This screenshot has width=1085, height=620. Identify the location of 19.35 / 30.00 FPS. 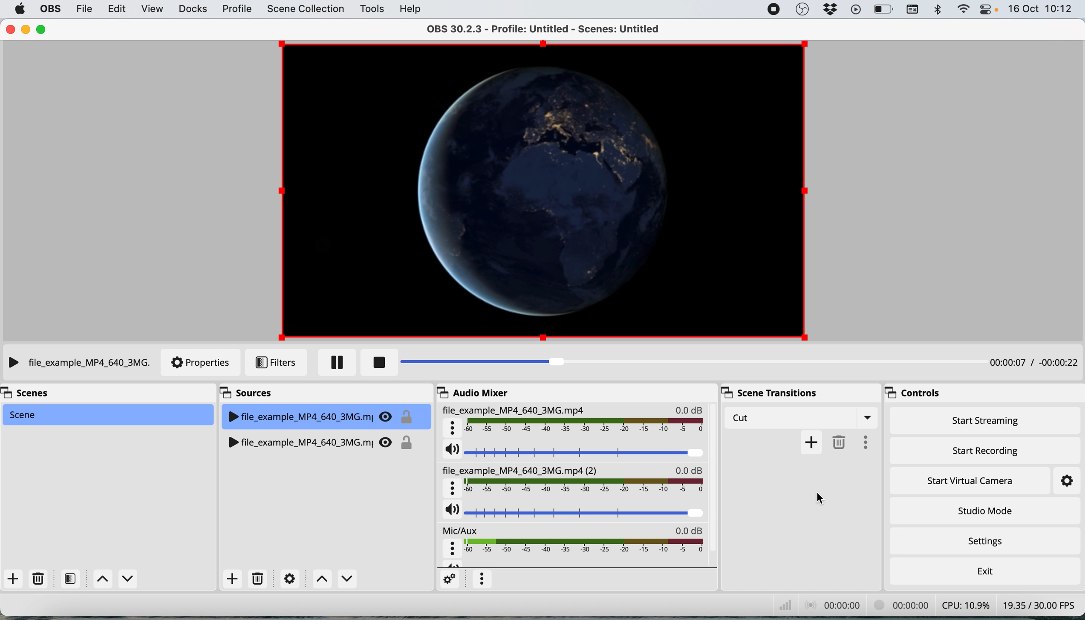
(1039, 605).